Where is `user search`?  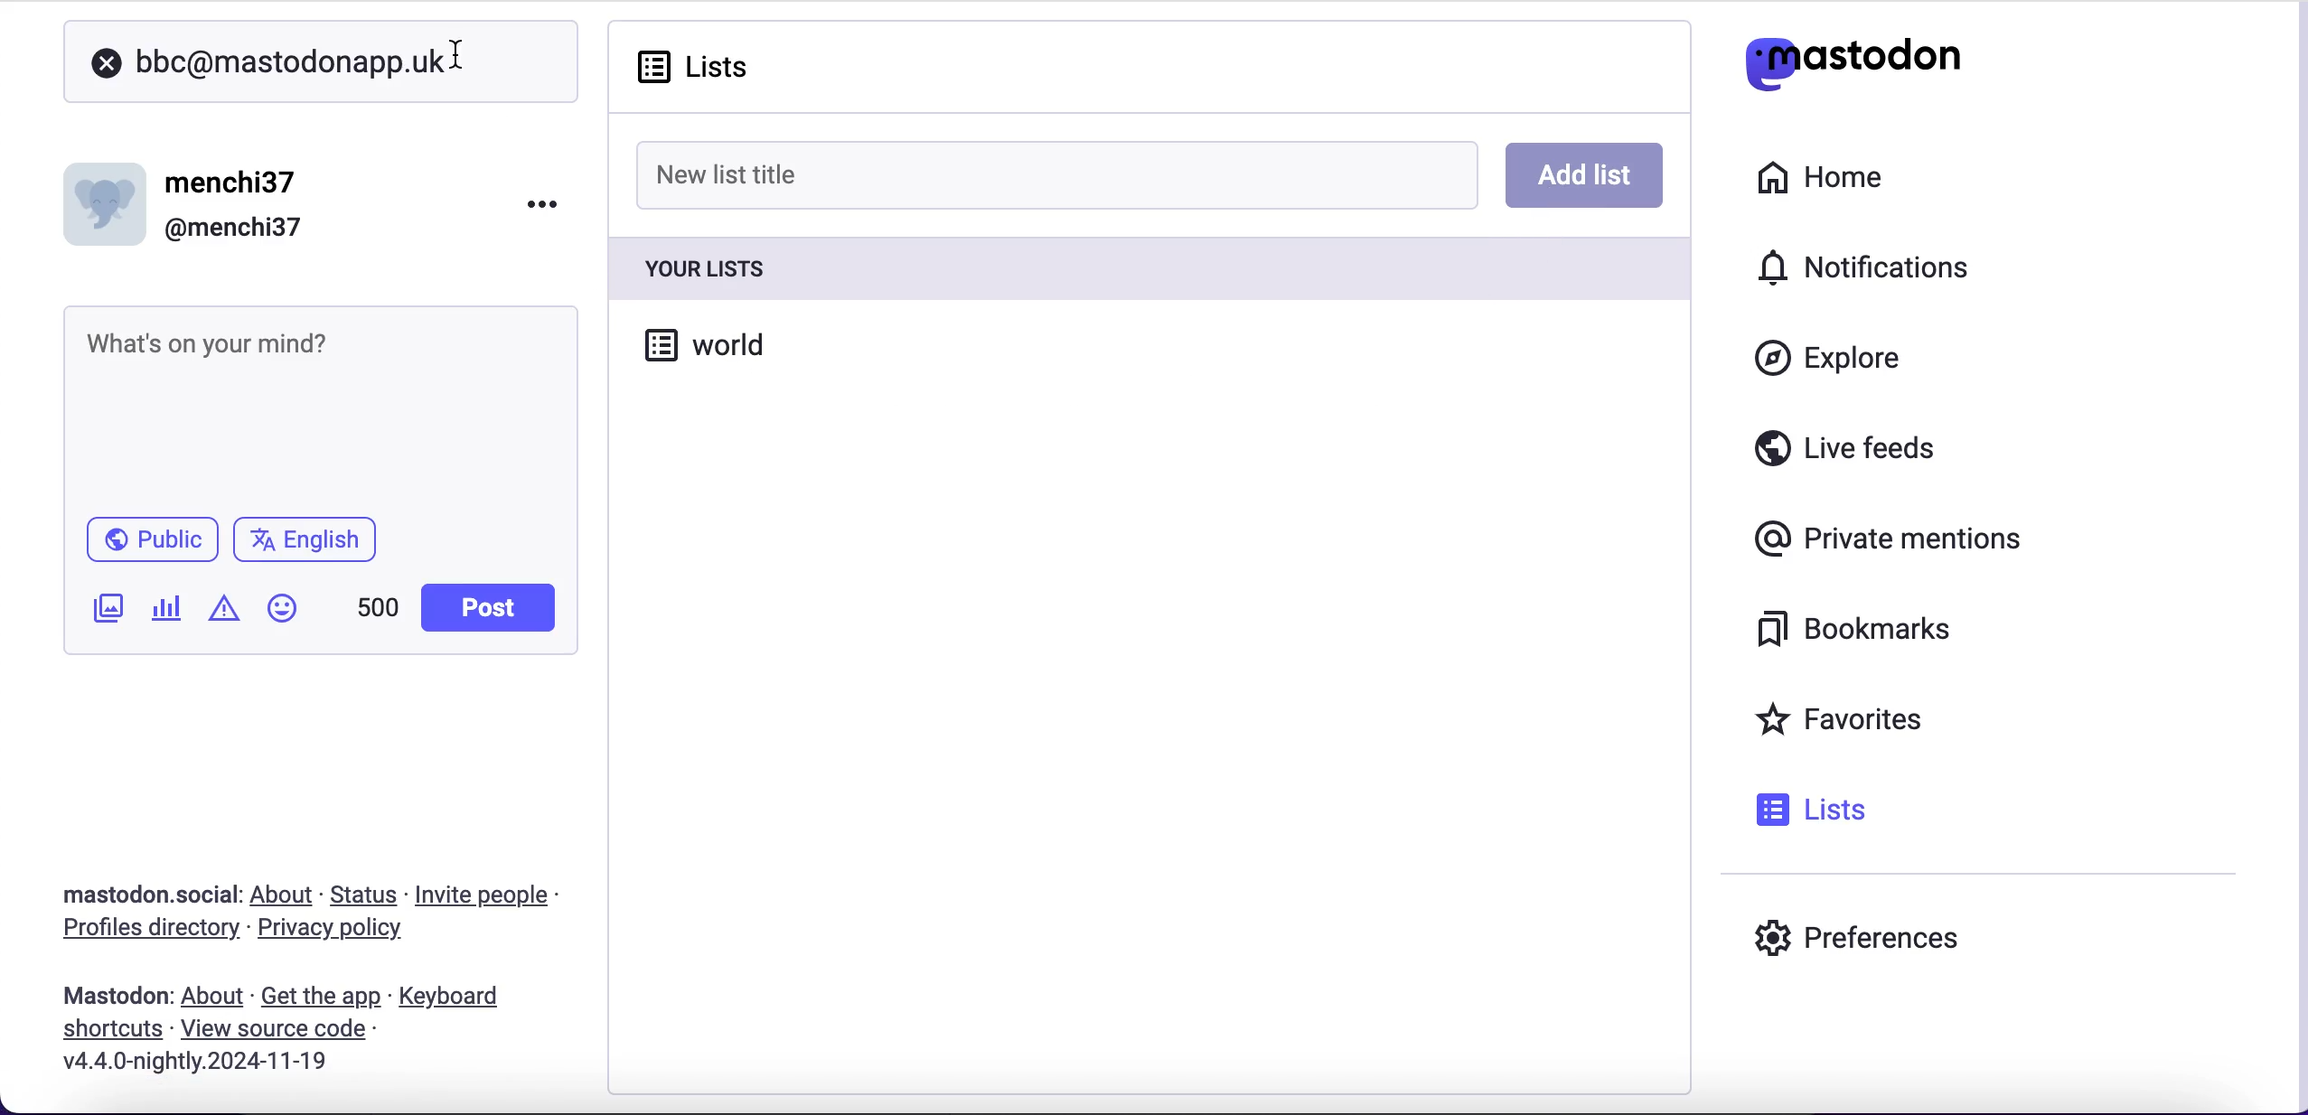
user search is located at coordinates (287, 59).